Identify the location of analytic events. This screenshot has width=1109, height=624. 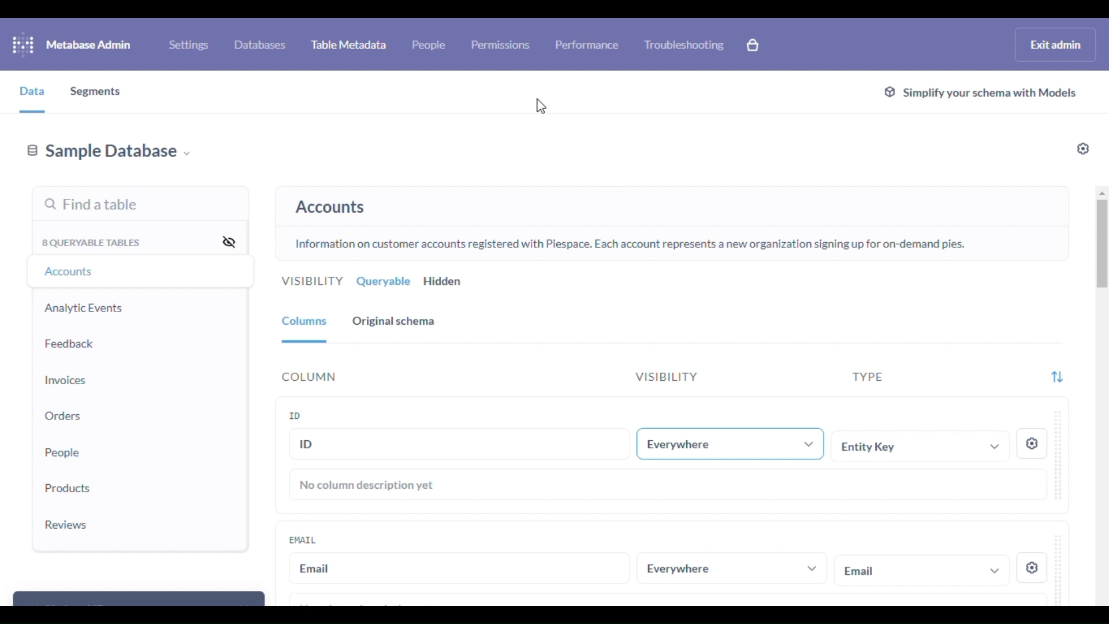
(84, 308).